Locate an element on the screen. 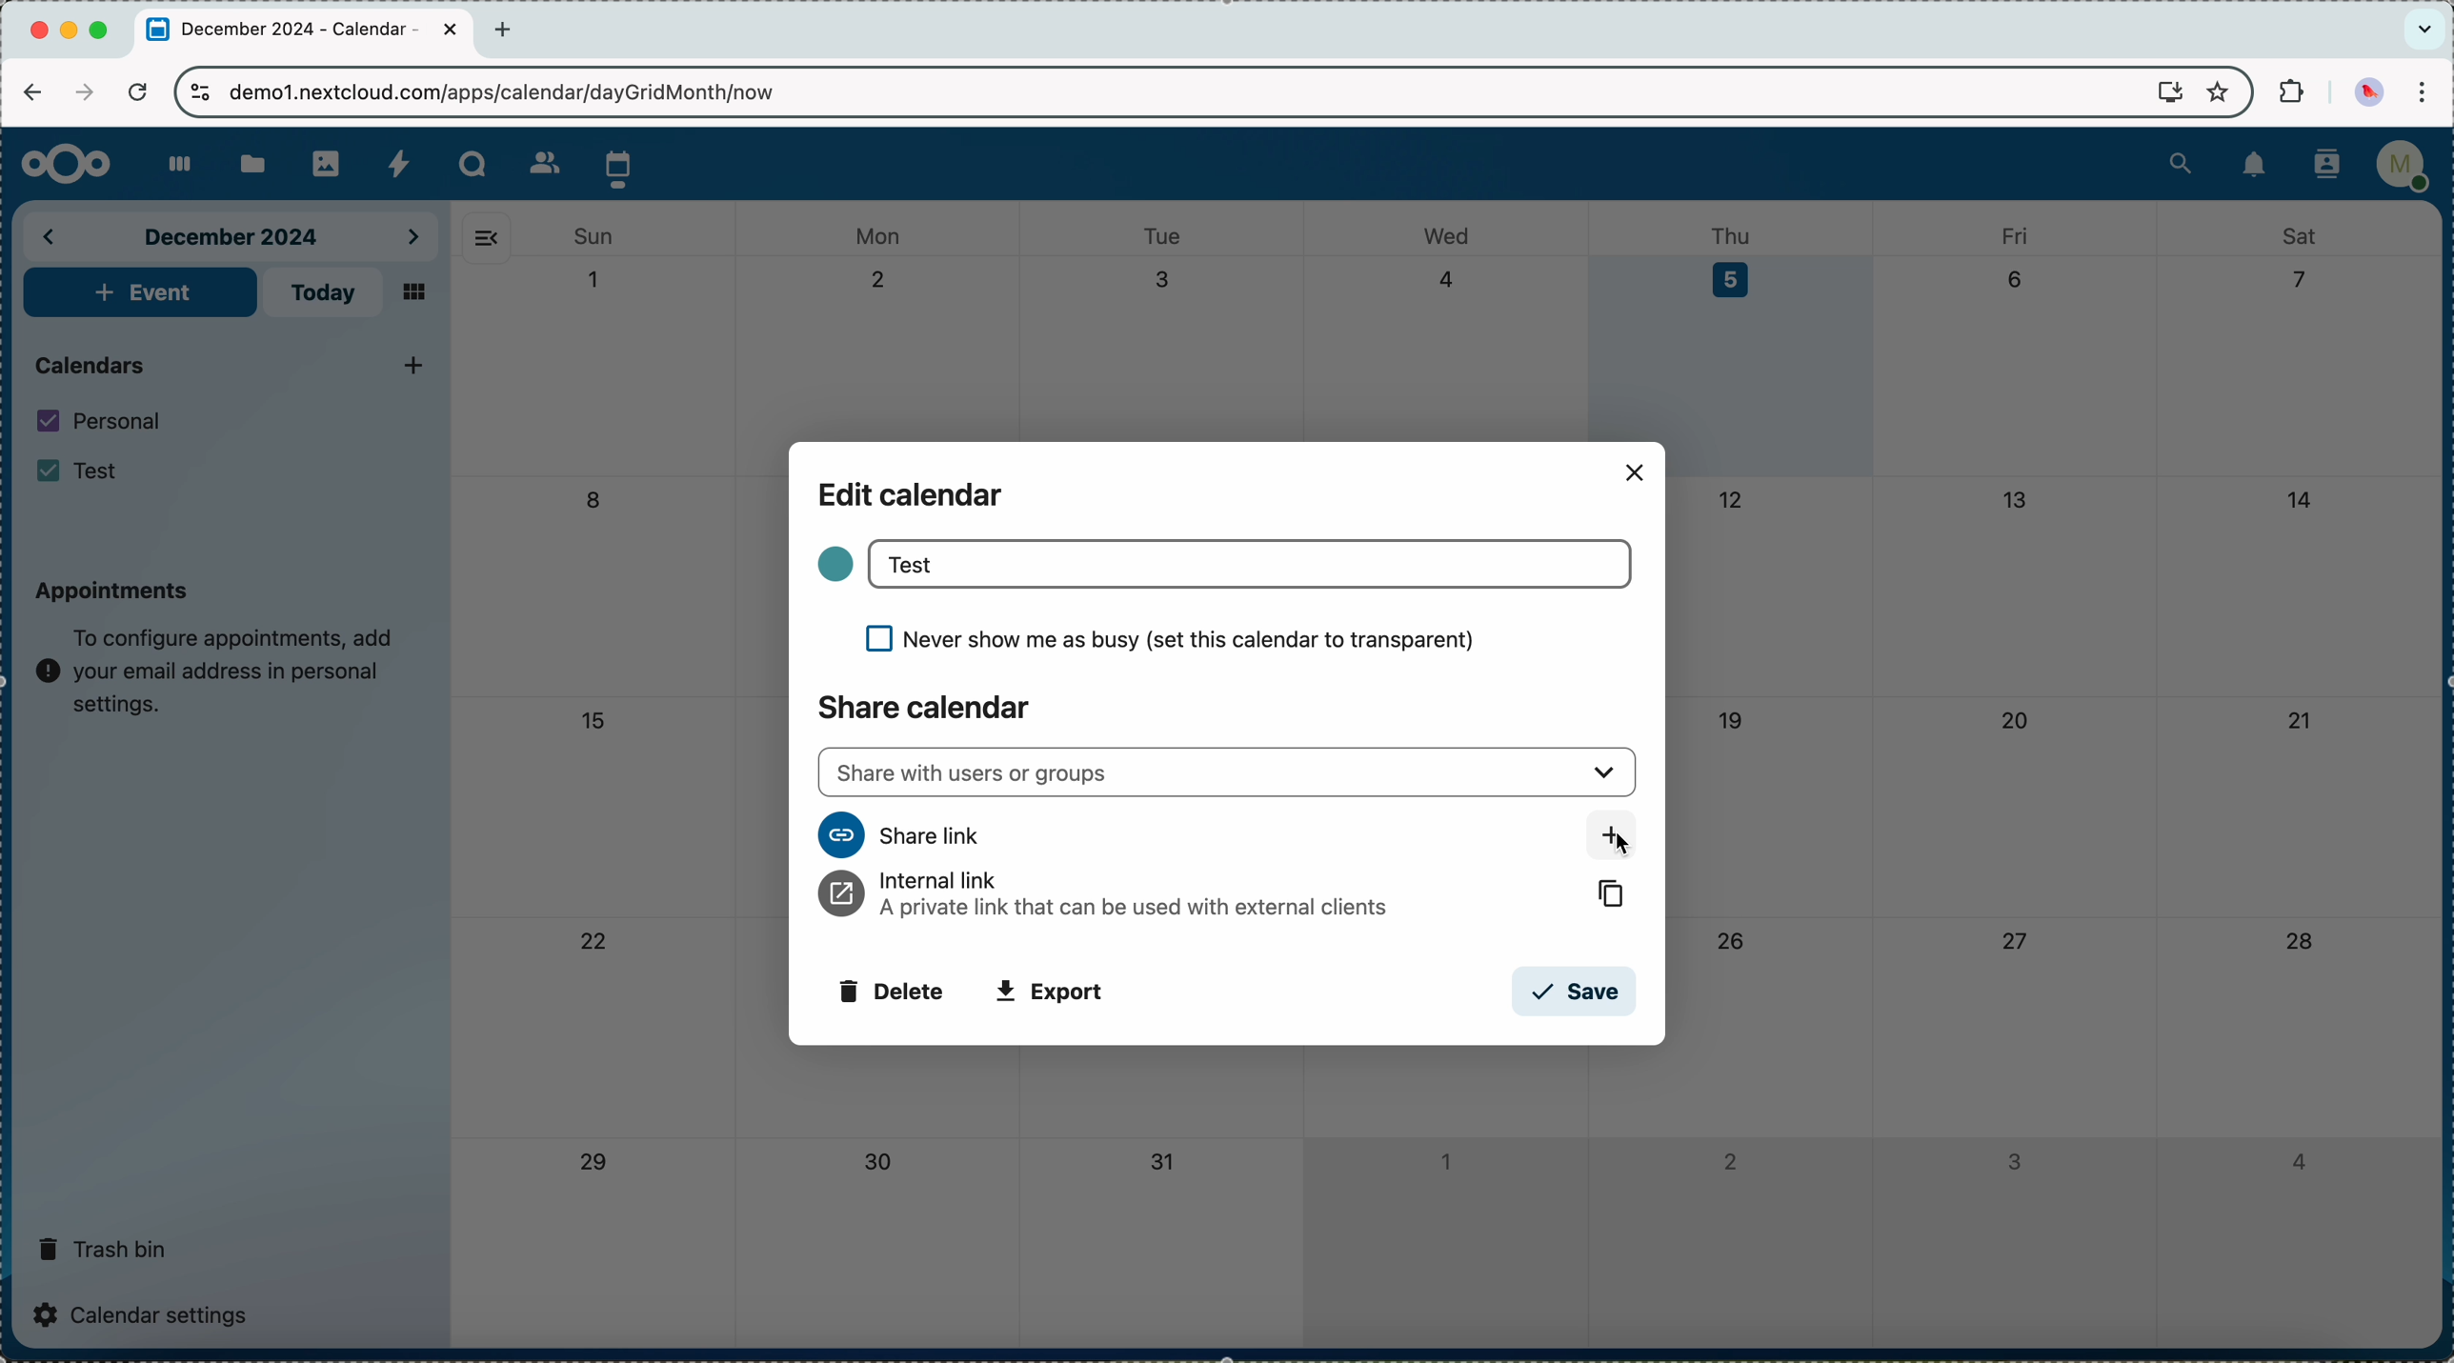  28 is located at coordinates (2299, 943).